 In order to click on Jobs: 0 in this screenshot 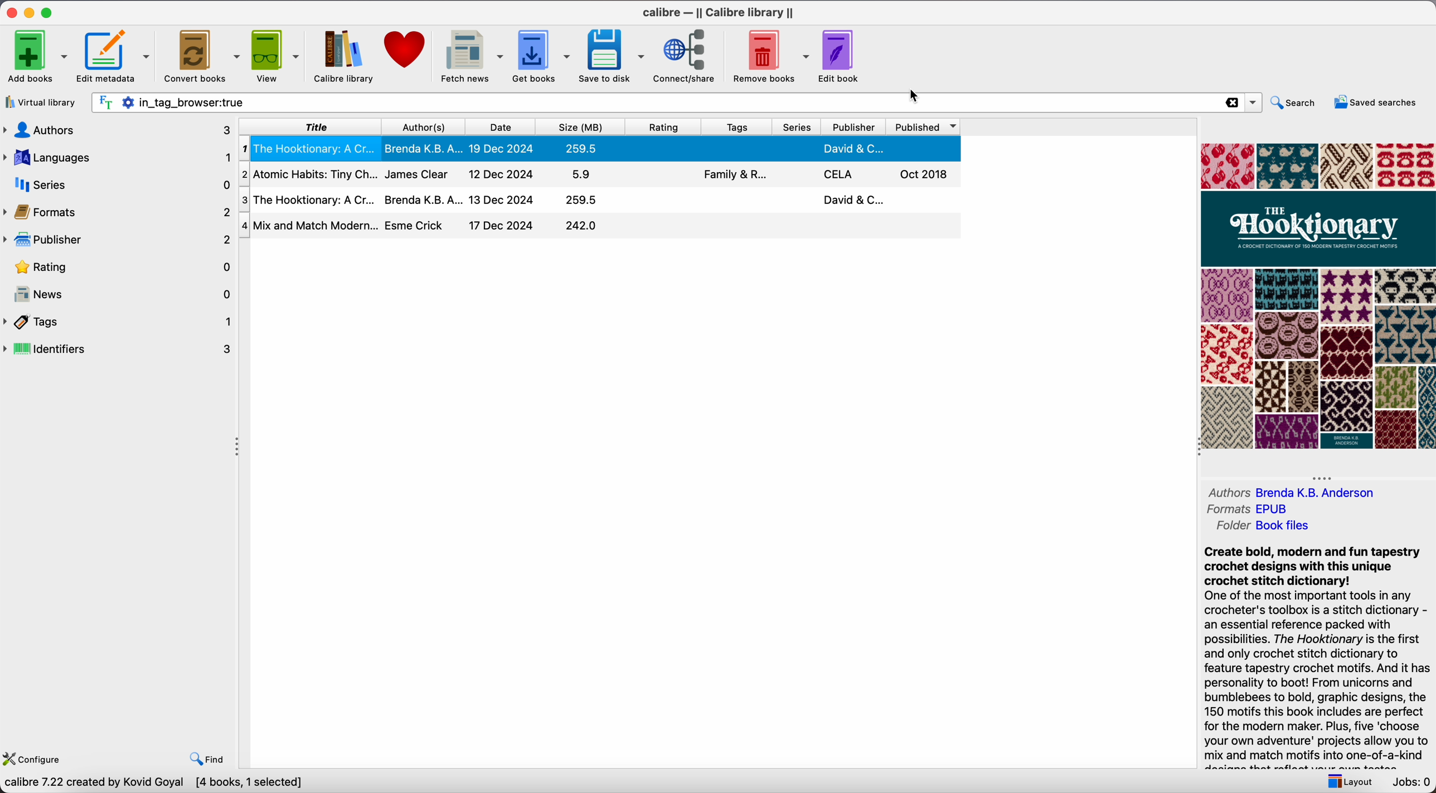, I will do `click(1408, 783)`.